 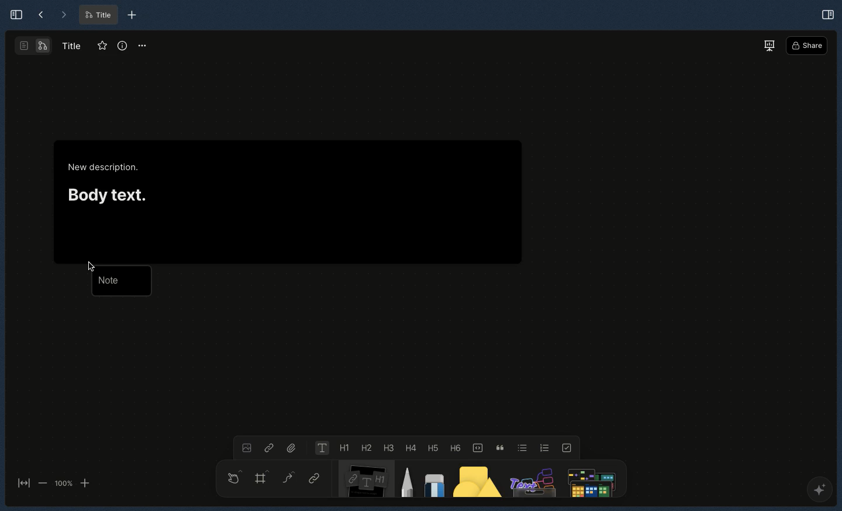 What do you see at coordinates (366, 447) in the screenshot?
I see `Heading 2` at bounding box center [366, 447].